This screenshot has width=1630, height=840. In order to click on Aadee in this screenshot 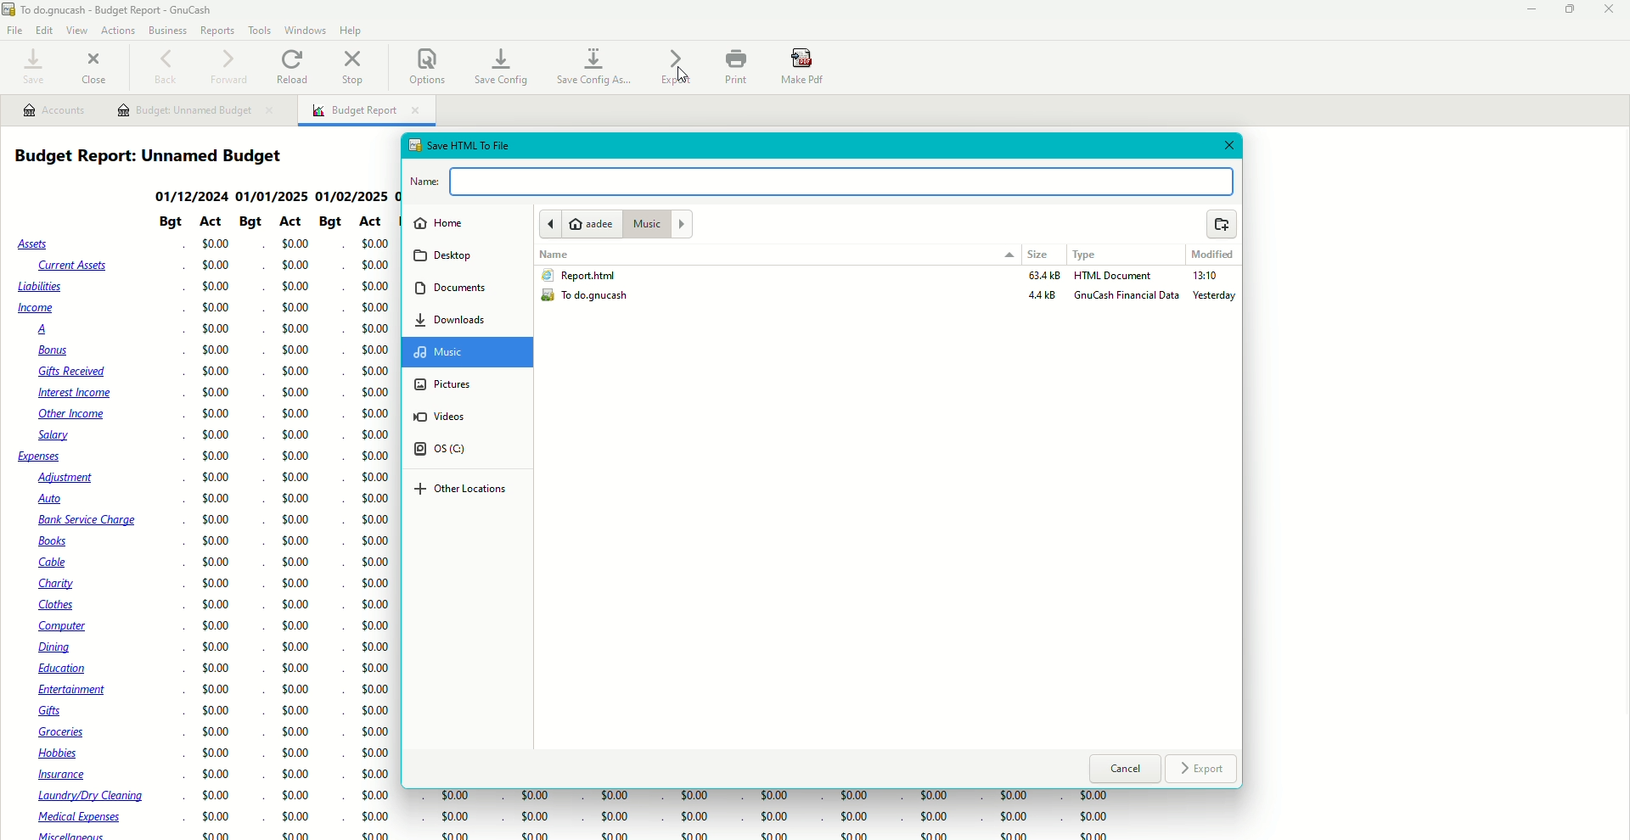, I will do `click(577, 224)`.